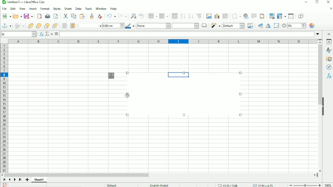 The width and height of the screenshot is (333, 187). What do you see at coordinates (254, 16) in the screenshot?
I see `Insert comment` at bounding box center [254, 16].